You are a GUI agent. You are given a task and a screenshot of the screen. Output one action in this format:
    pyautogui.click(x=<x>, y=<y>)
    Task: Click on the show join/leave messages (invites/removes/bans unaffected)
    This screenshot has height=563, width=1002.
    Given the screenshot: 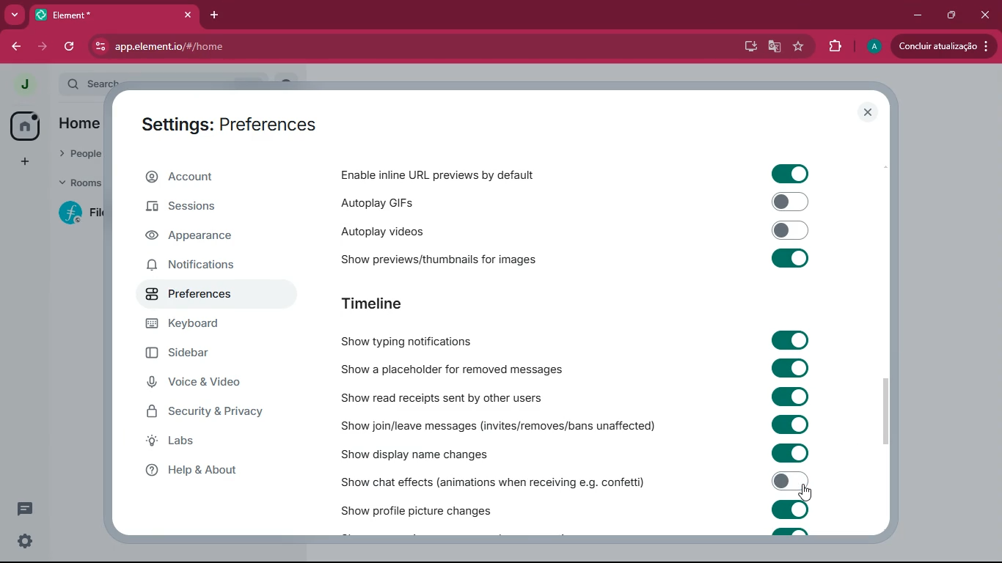 What is the action you would take?
    pyautogui.click(x=500, y=425)
    